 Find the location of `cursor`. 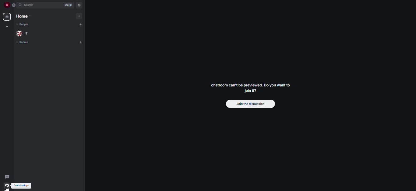

cursor is located at coordinates (5, 189).